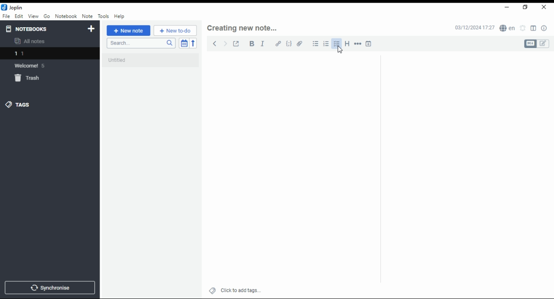 The width and height of the screenshot is (554, 299). Describe the element at coordinates (23, 107) in the screenshot. I see `tags` at that location.